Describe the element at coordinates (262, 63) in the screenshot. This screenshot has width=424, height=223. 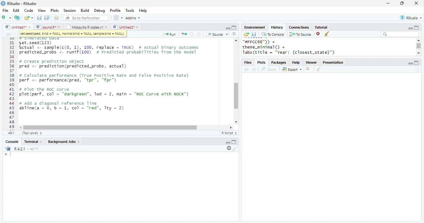
I see `Plots` at that location.